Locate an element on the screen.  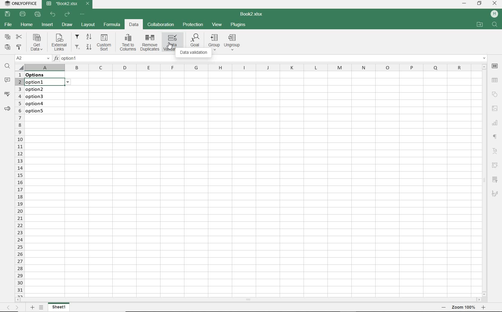
CHART is located at coordinates (495, 124).